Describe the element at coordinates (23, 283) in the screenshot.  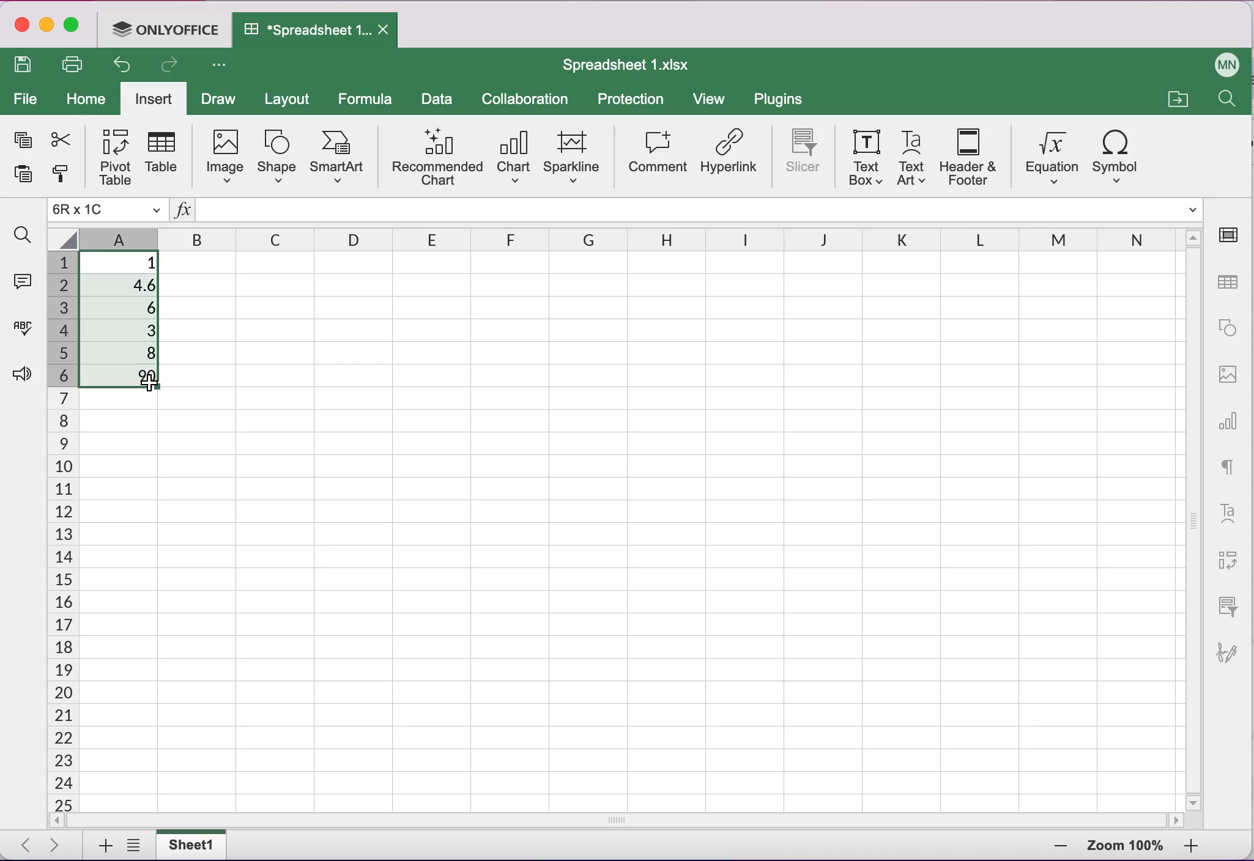
I see `comments` at that location.